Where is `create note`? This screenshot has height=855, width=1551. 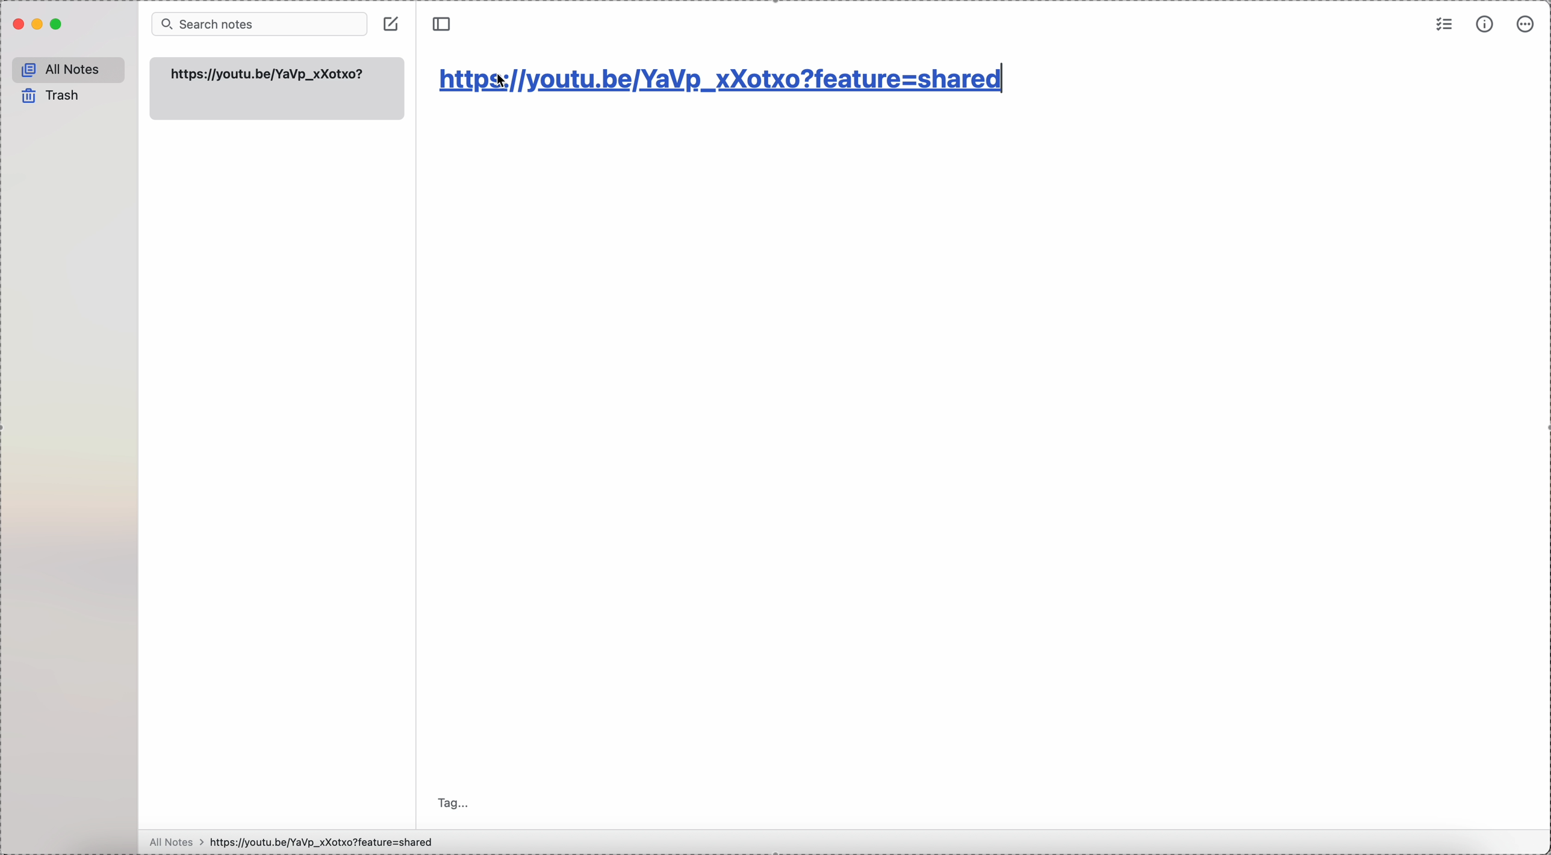
create note is located at coordinates (392, 25).